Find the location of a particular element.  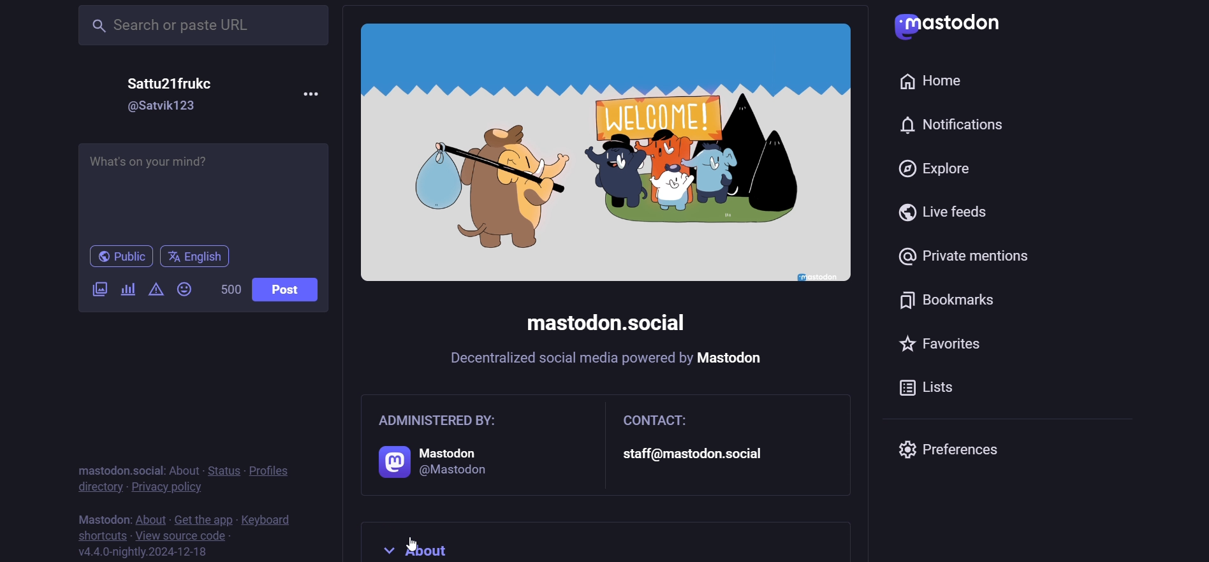

explore is located at coordinates (938, 171).